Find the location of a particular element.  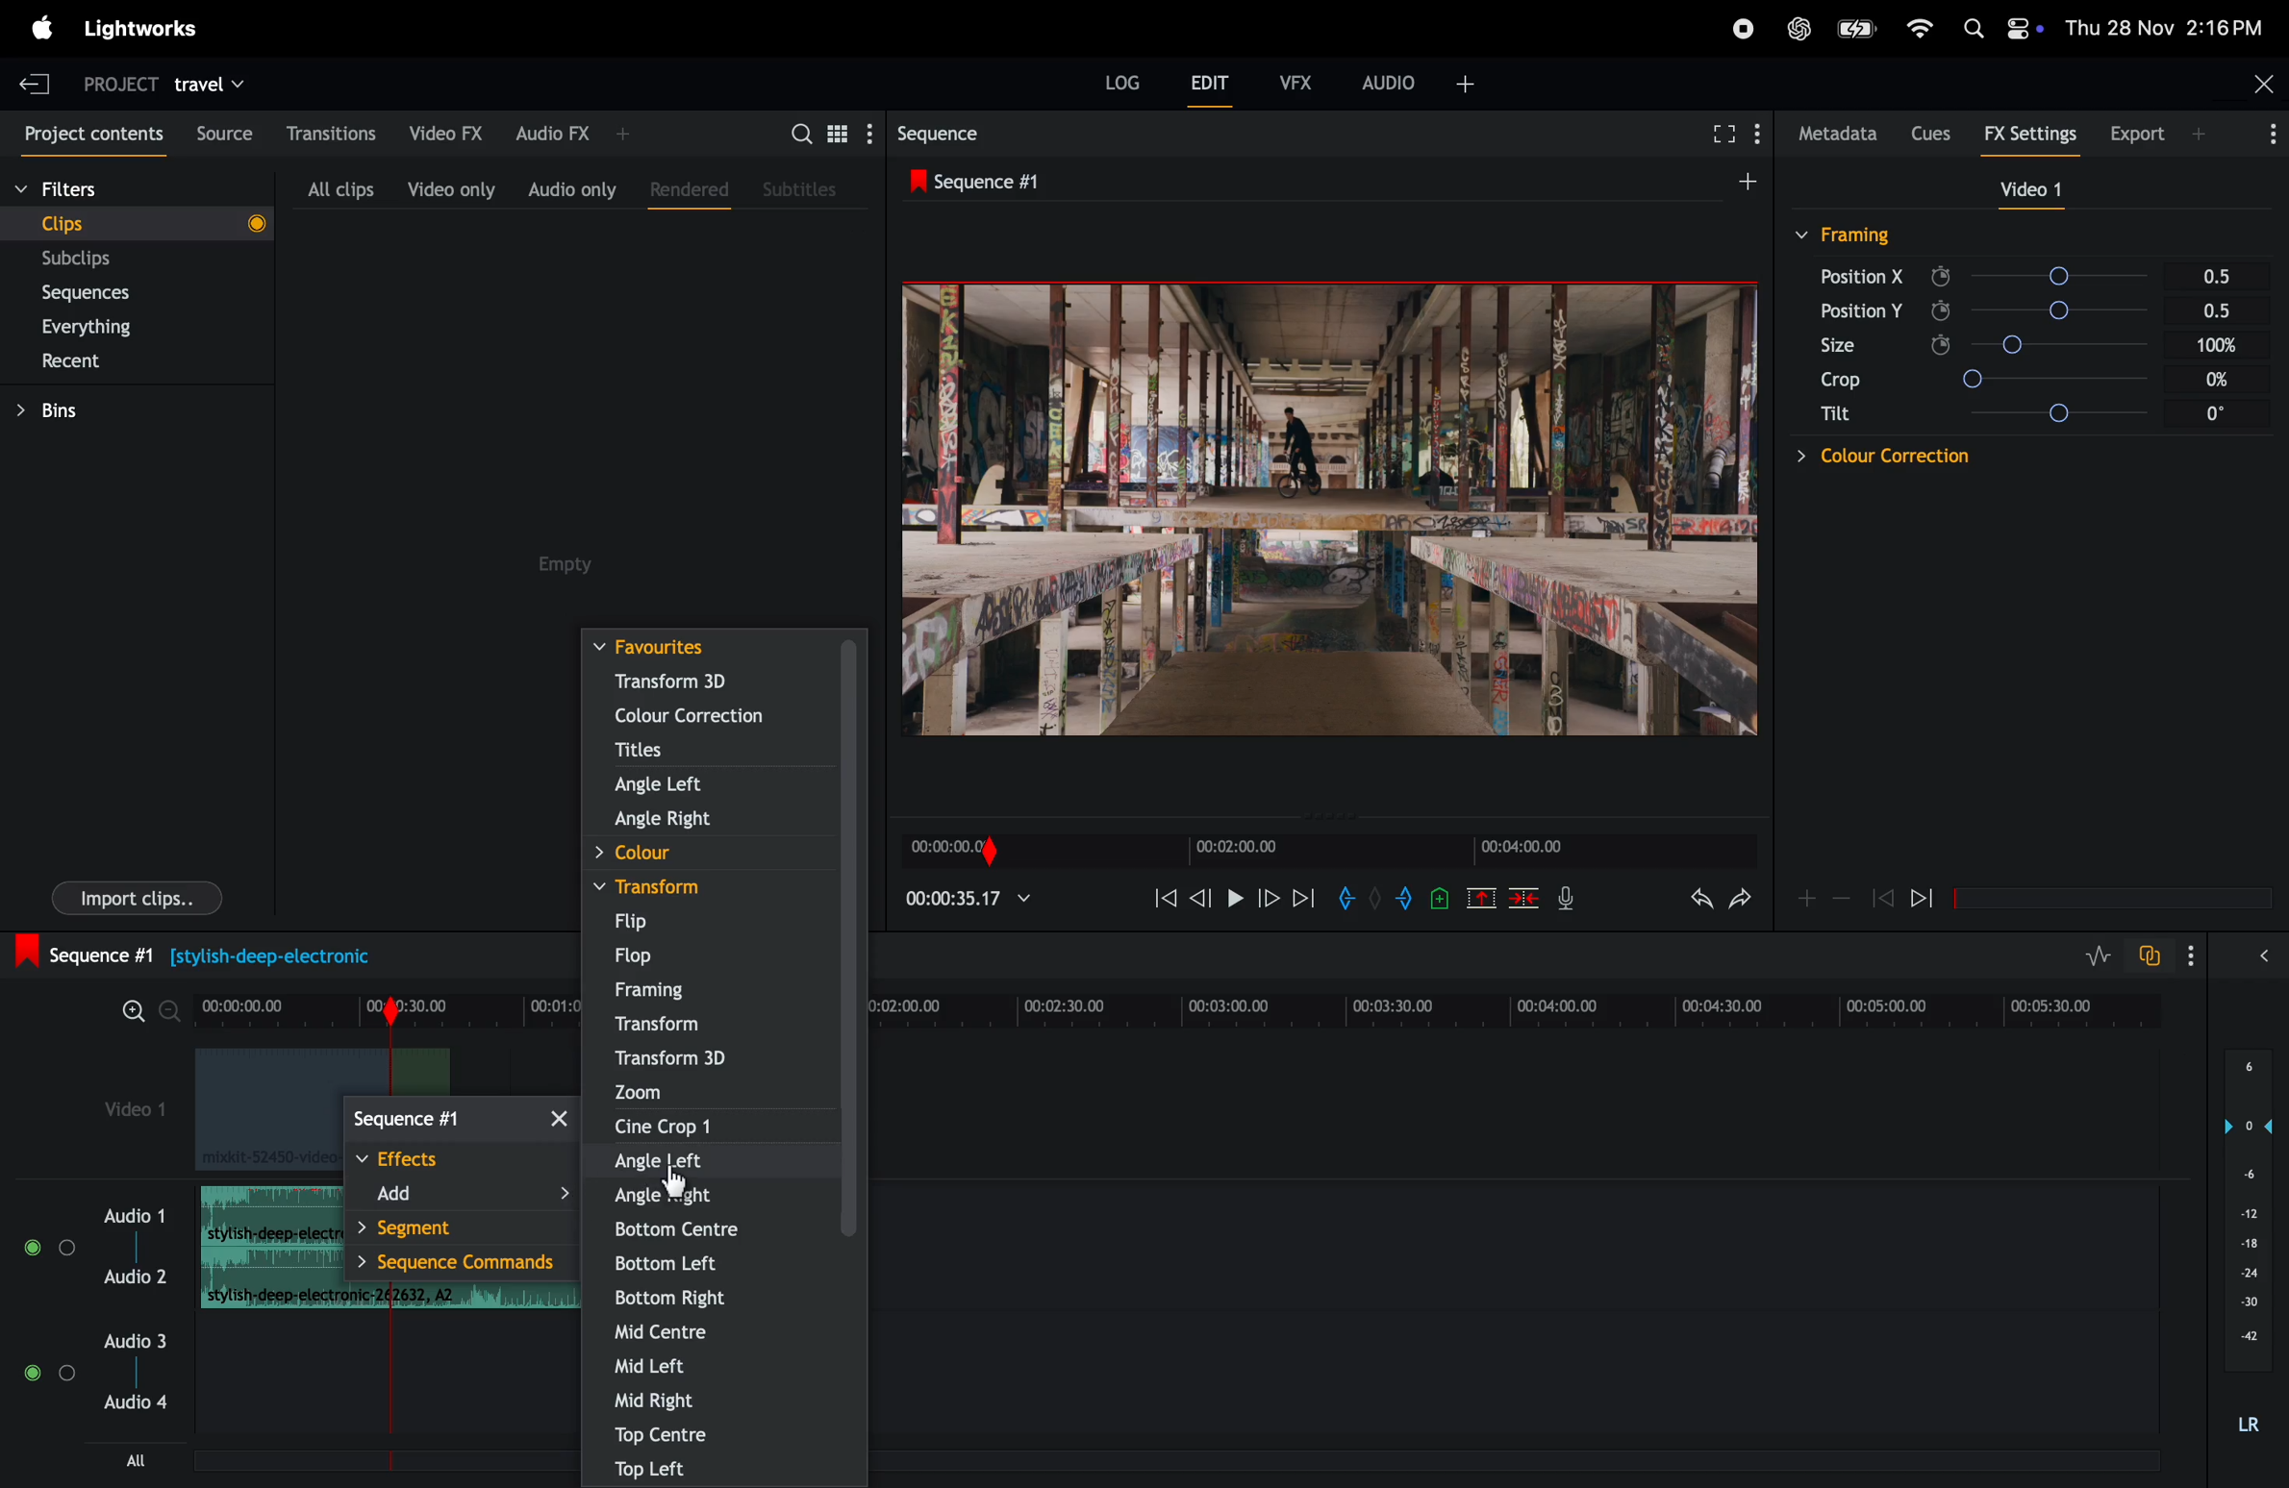

light works is located at coordinates (152, 26).